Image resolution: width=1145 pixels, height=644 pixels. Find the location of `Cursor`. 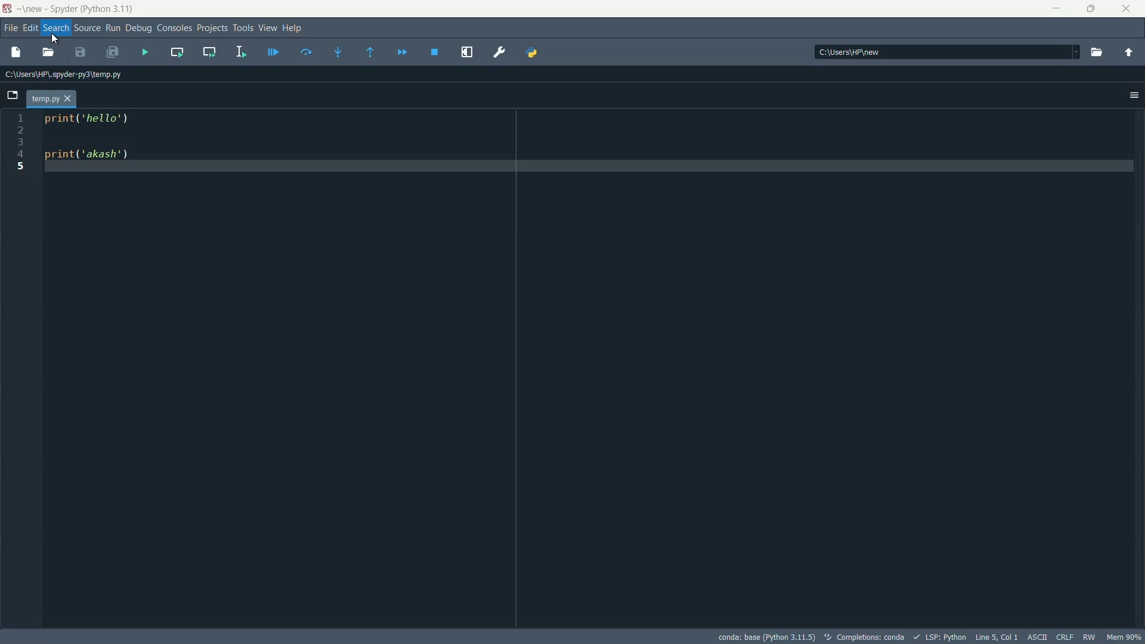

Cursor is located at coordinates (55, 39).